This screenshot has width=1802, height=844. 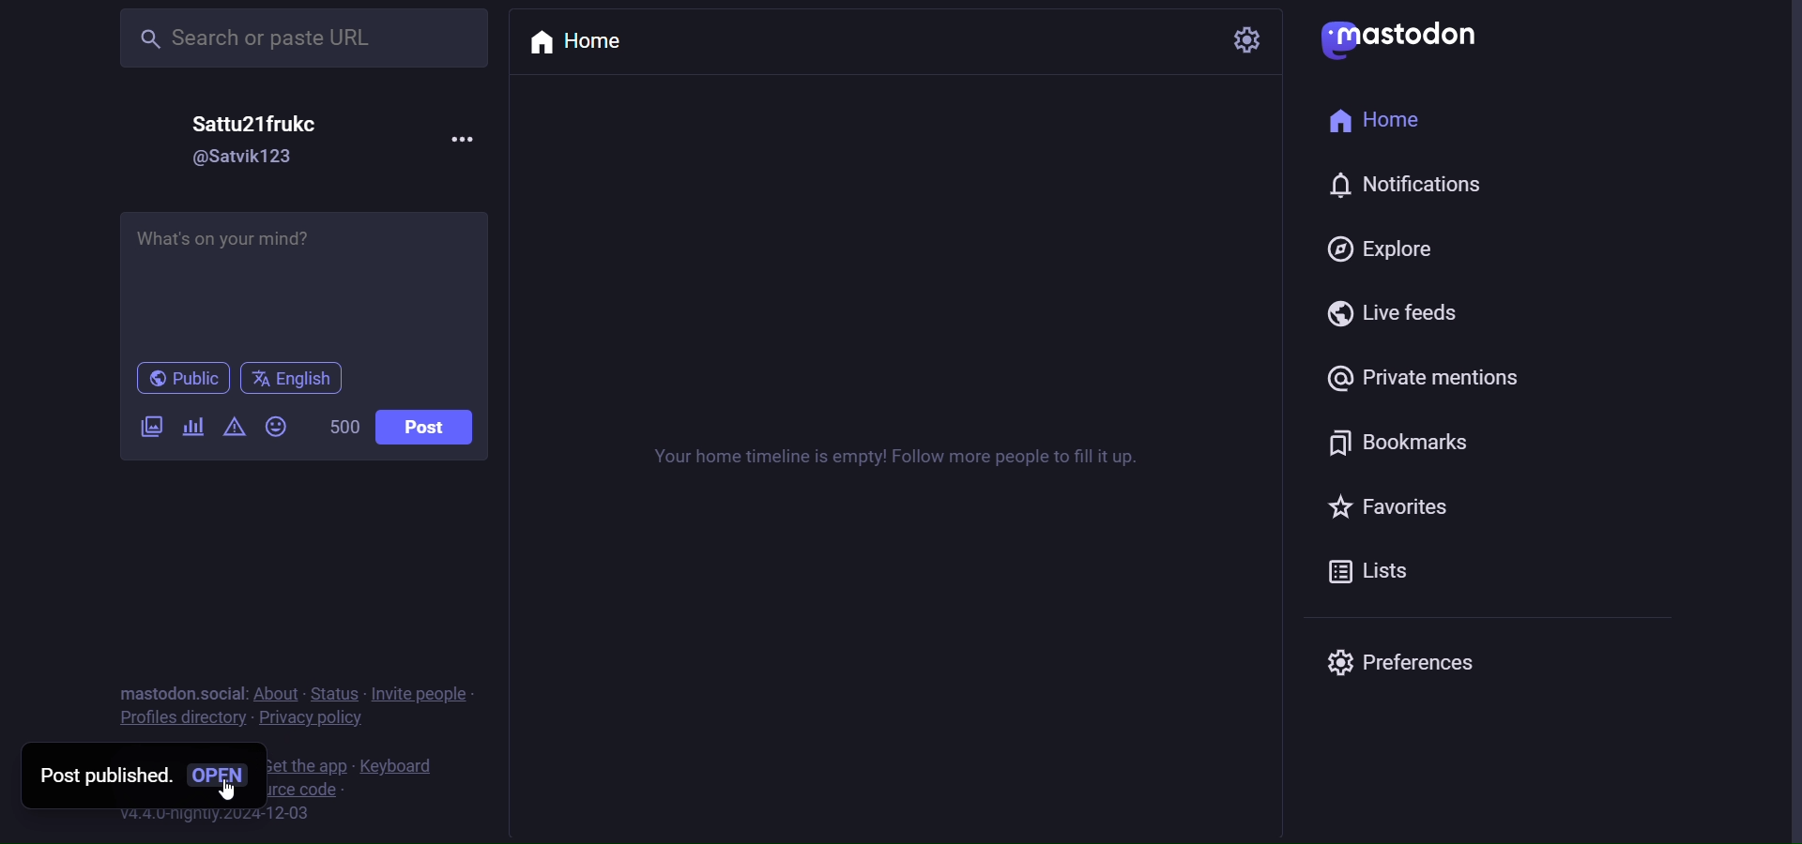 I want to click on bookmark, so click(x=1397, y=445).